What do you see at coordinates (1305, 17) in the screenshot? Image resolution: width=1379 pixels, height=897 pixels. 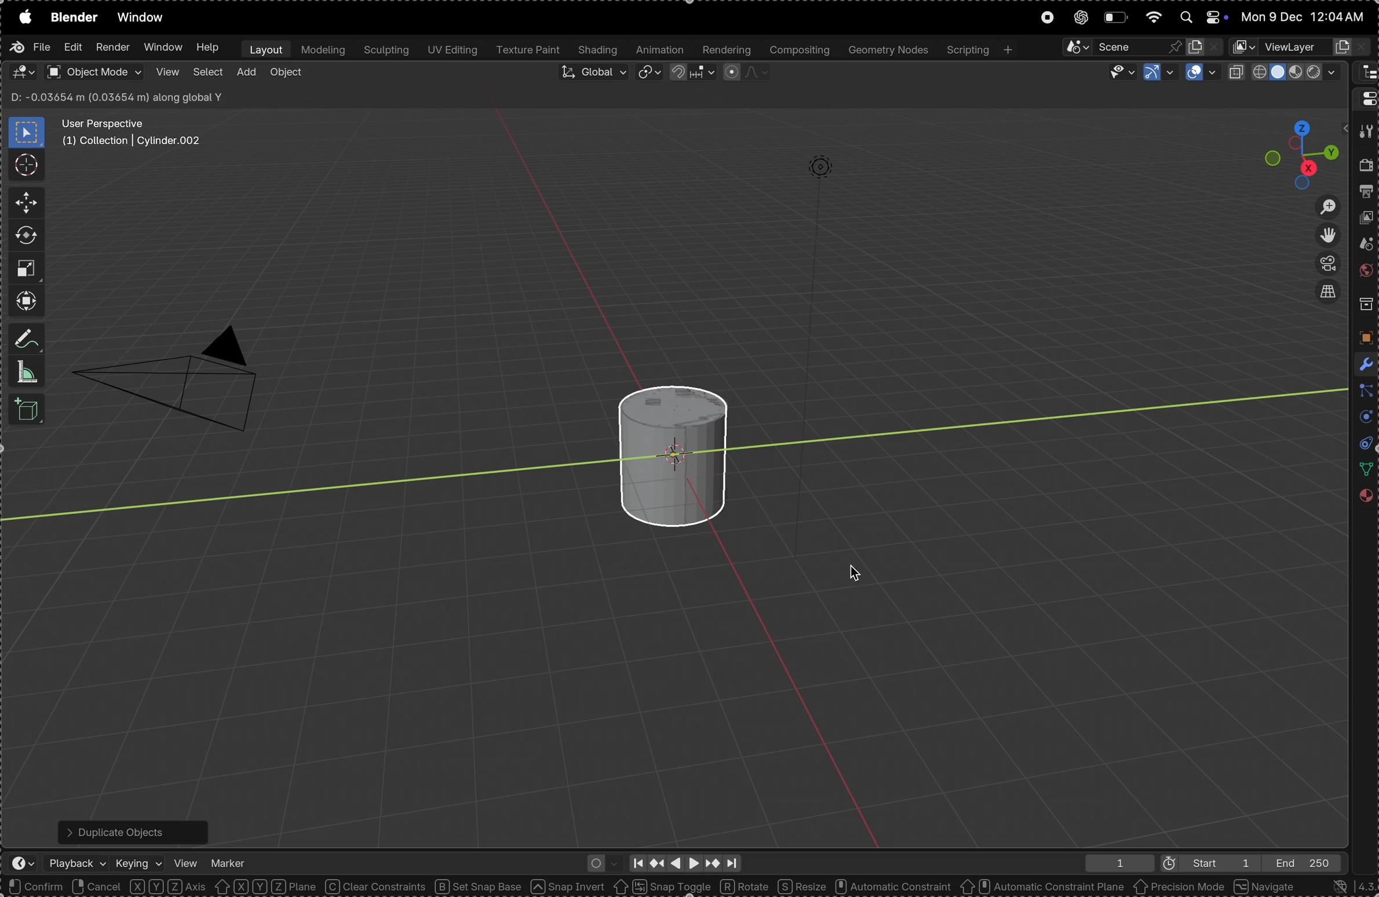 I see `date and time` at bounding box center [1305, 17].